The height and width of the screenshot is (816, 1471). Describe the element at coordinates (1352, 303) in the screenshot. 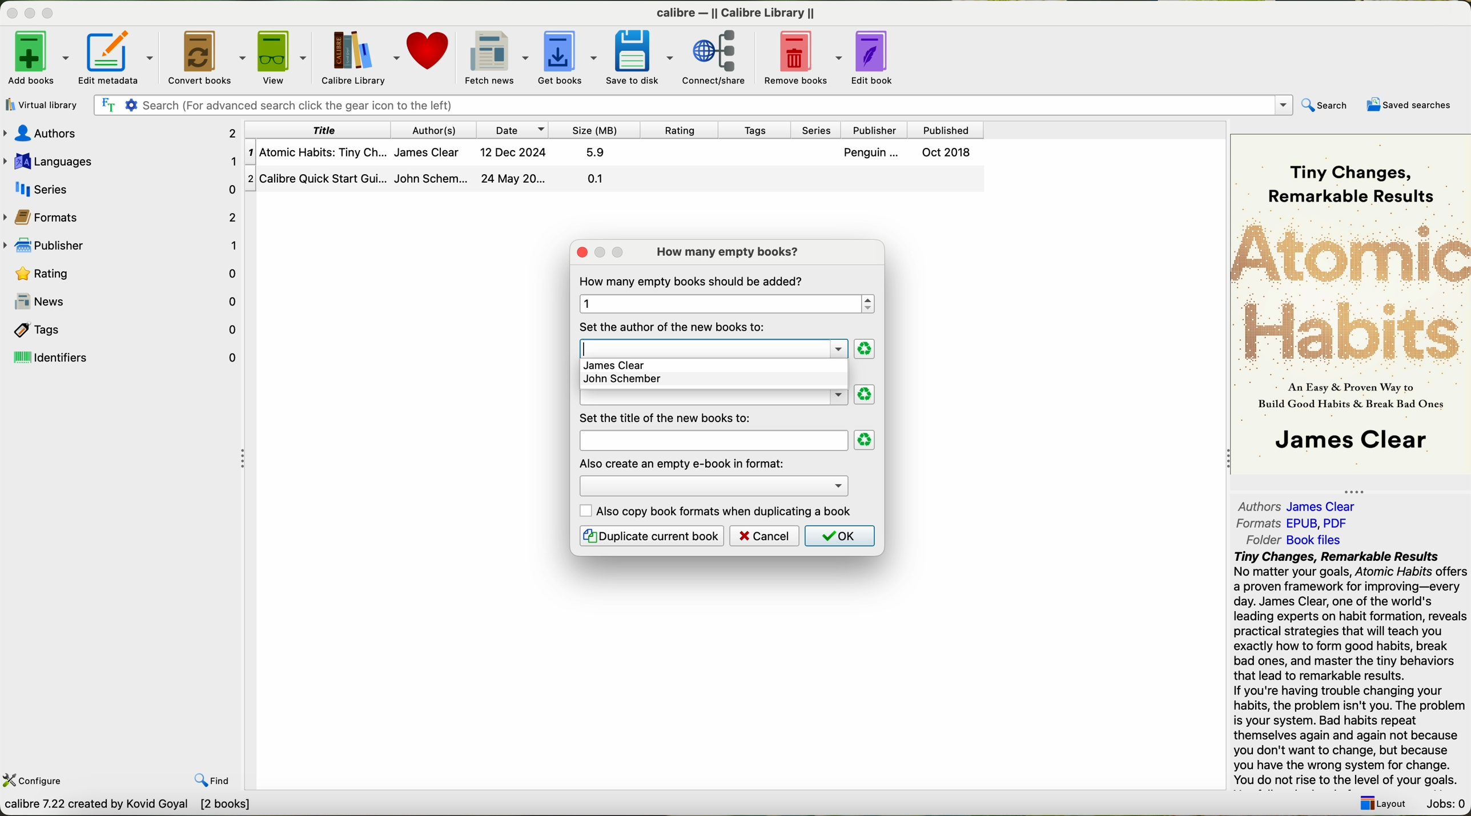

I see `book cover preview` at that location.